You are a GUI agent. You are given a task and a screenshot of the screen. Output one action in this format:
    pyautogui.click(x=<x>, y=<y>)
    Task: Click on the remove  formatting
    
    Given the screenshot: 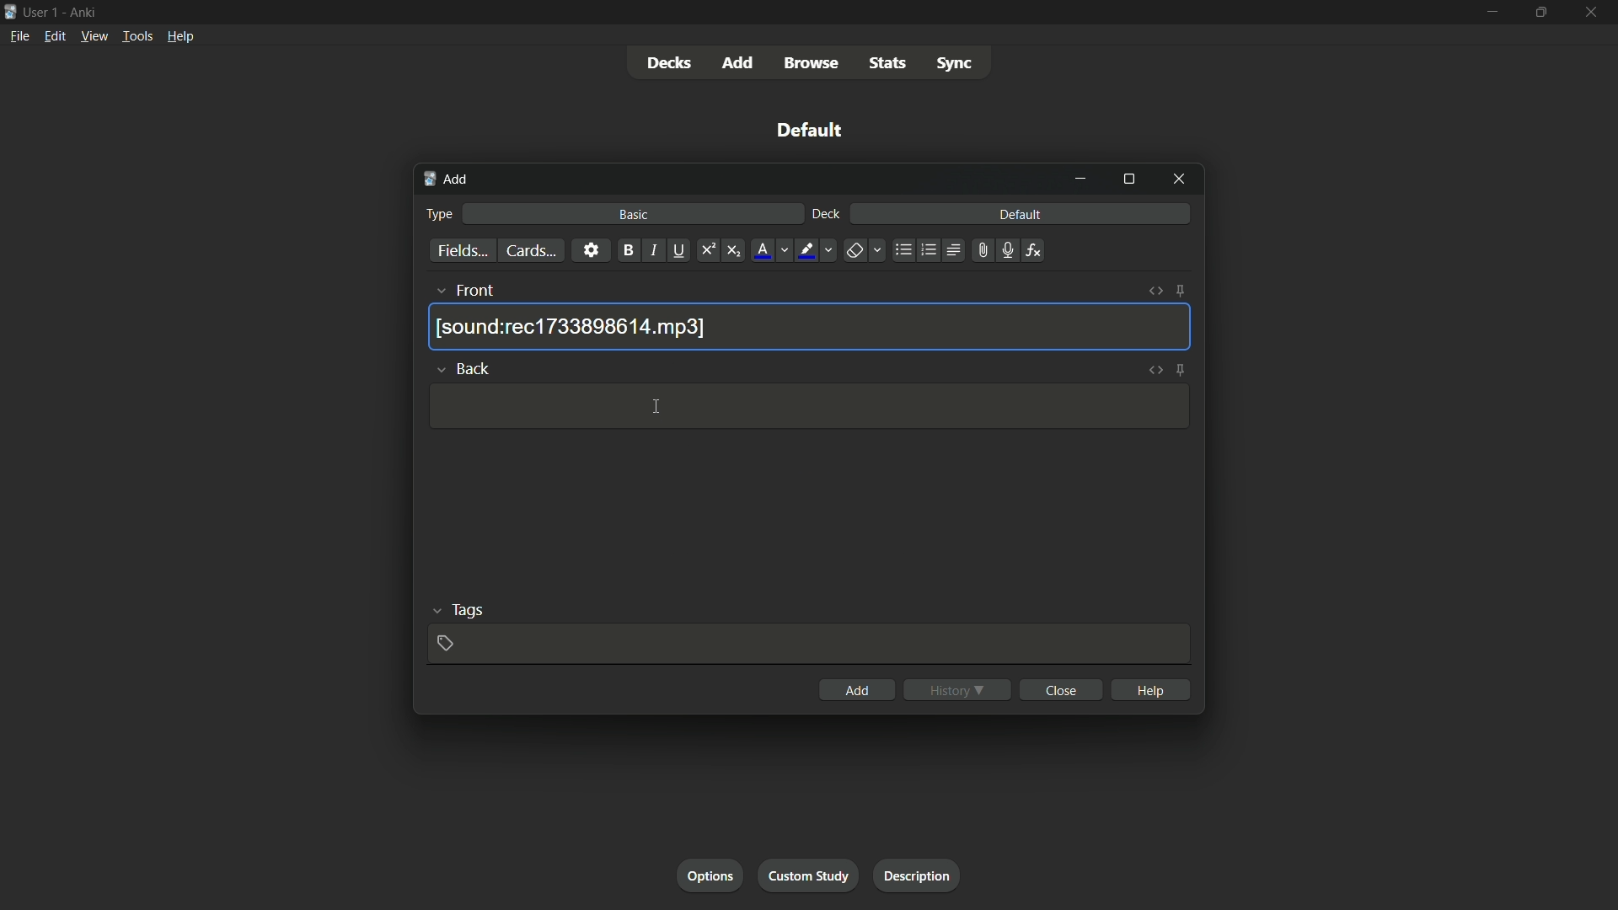 What is the action you would take?
    pyautogui.click(x=854, y=251)
    